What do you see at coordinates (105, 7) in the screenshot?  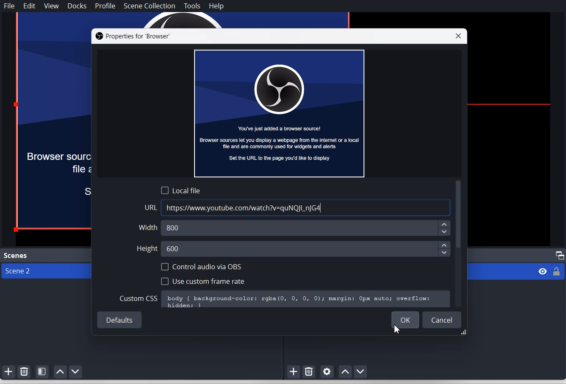 I see `Profile` at bounding box center [105, 7].